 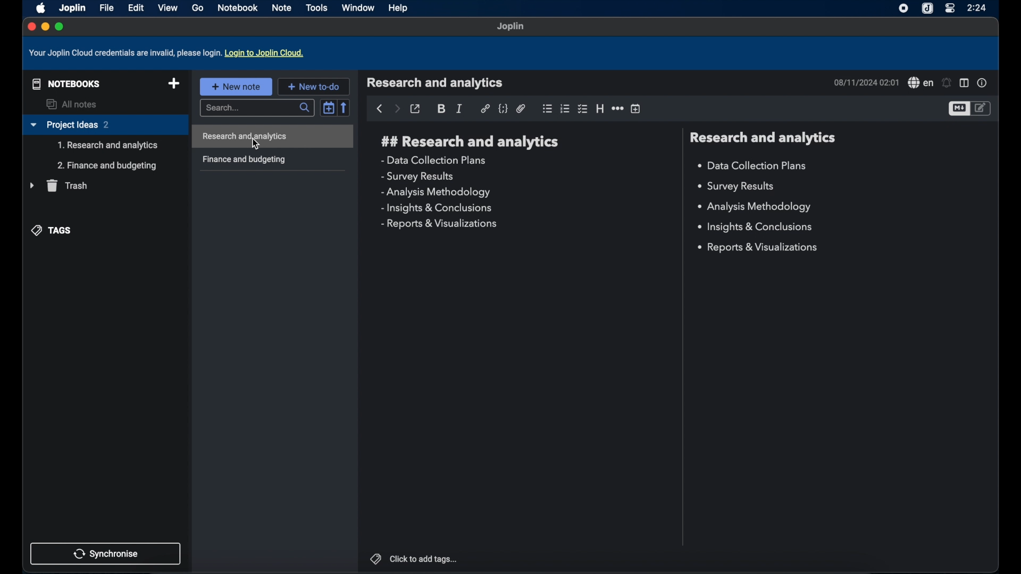 I want to click on survey results, so click(x=417, y=177).